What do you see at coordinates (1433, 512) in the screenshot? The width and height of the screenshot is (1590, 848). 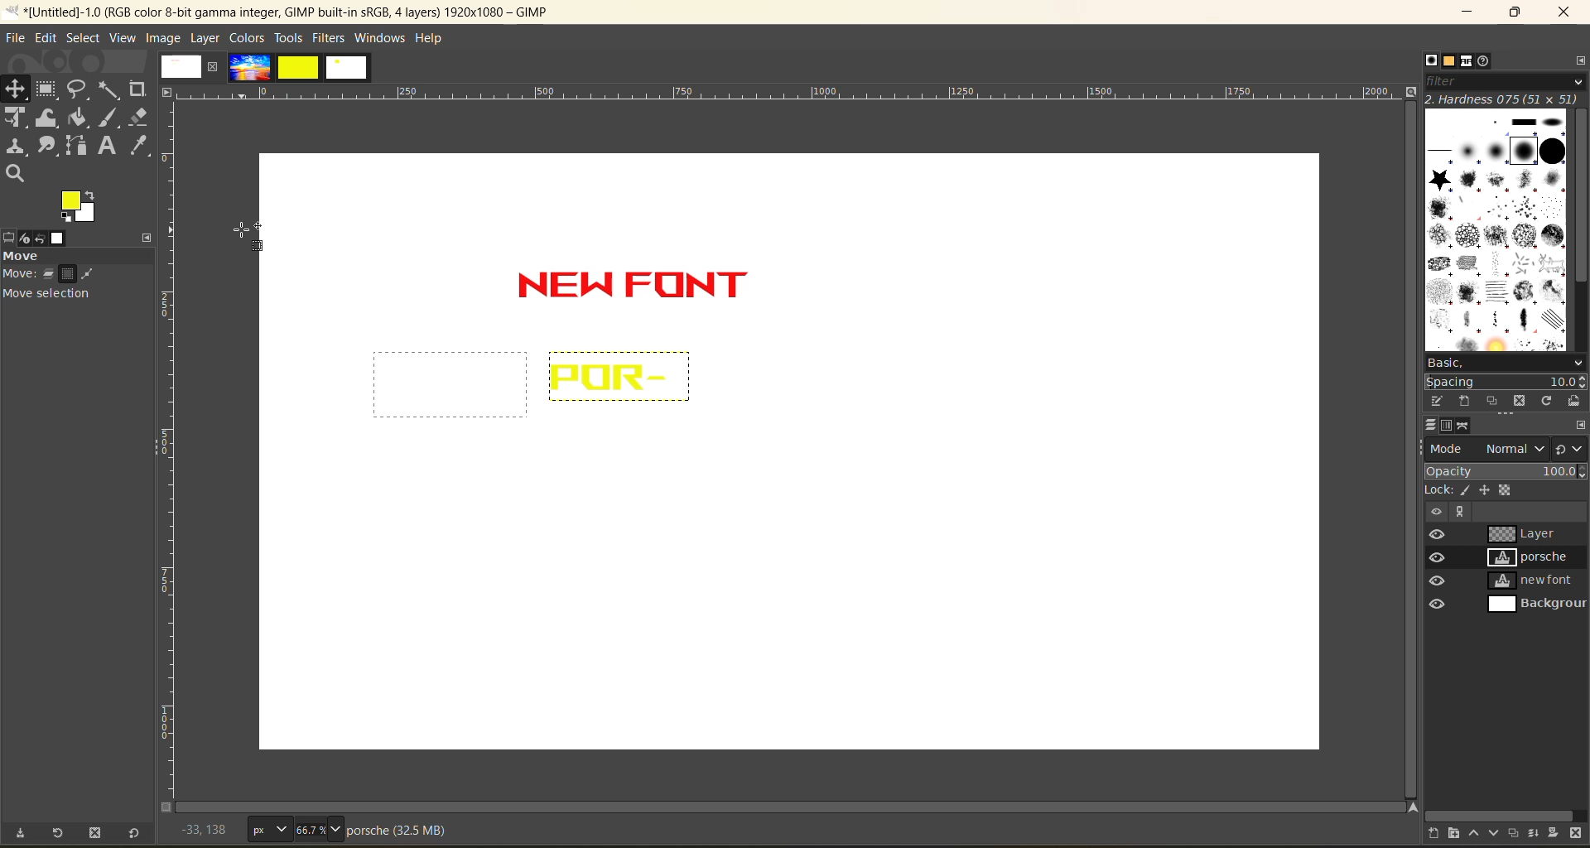 I see `` at bounding box center [1433, 512].